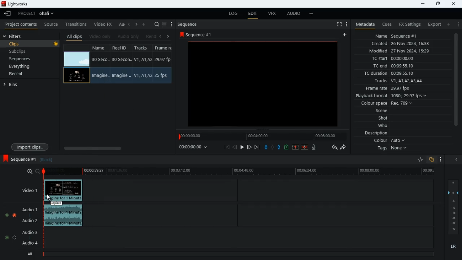 This screenshot has width=462, height=260. What do you see at coordinates (261, 136) in the screenshot?
I see `timeline` at bounding box center [261, 136].